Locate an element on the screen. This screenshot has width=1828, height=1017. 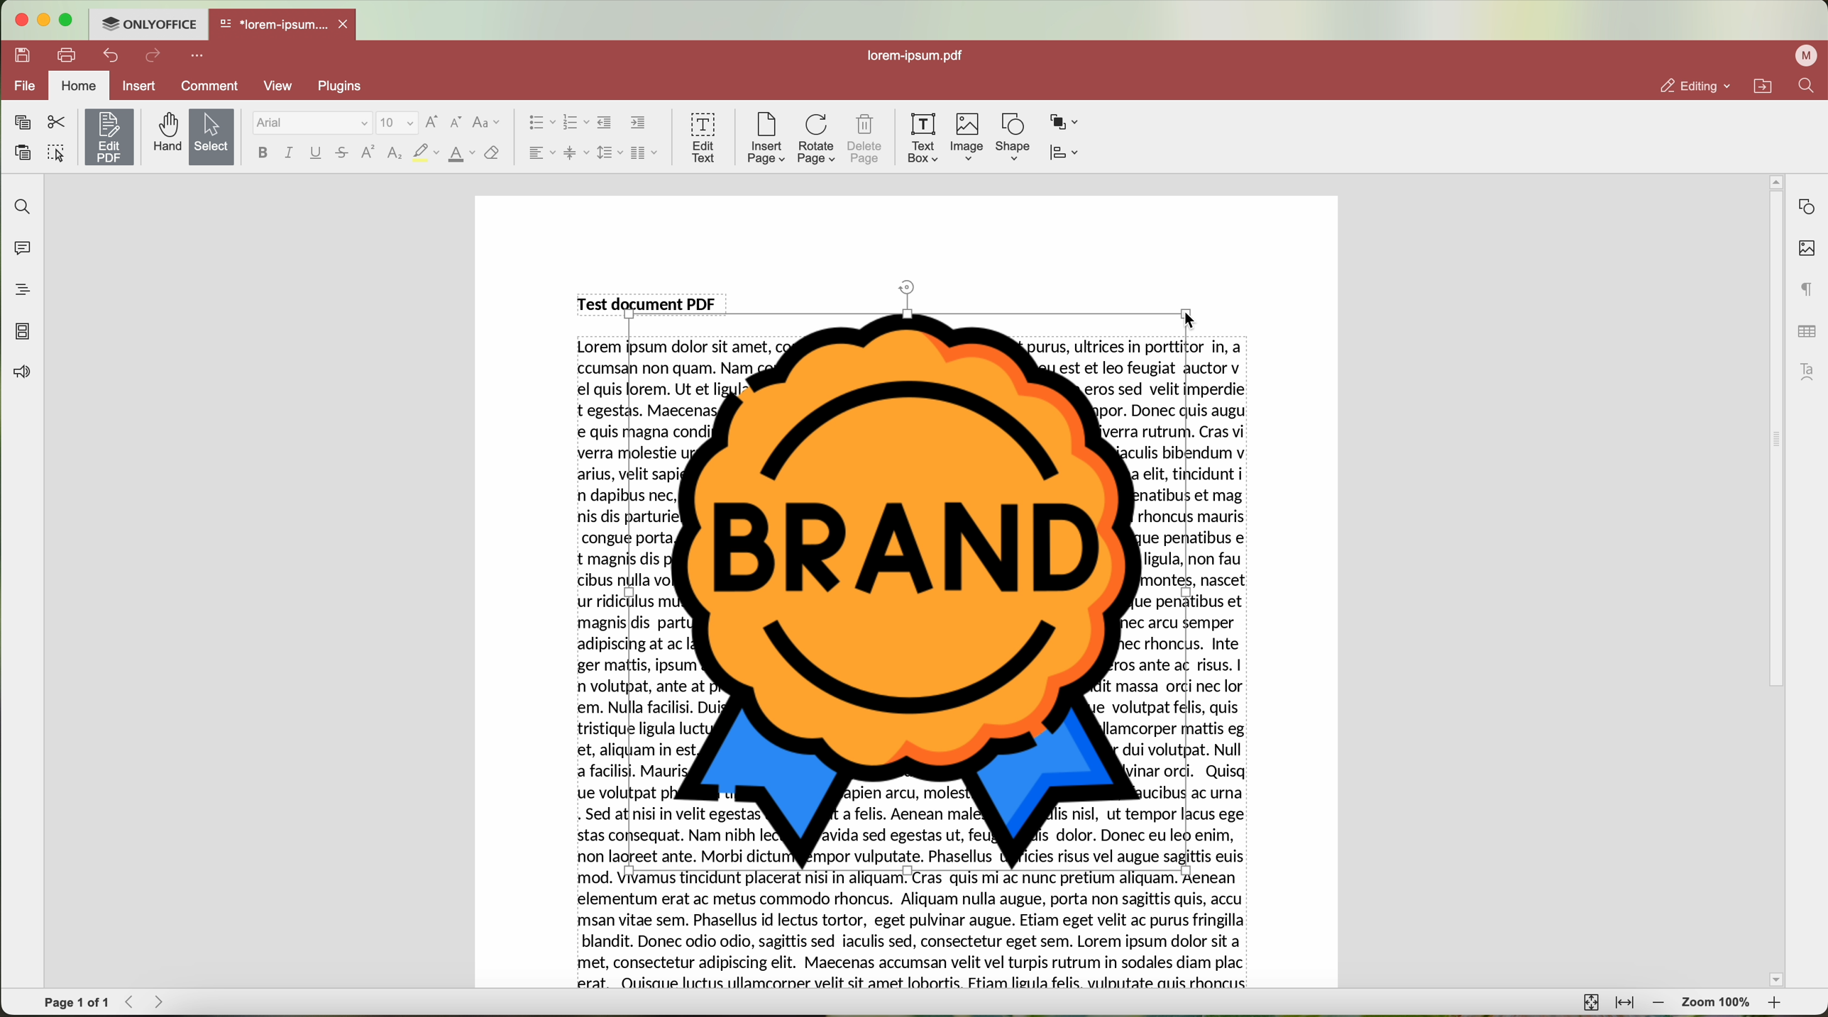
cursor is located at coordinates (1192, 321).